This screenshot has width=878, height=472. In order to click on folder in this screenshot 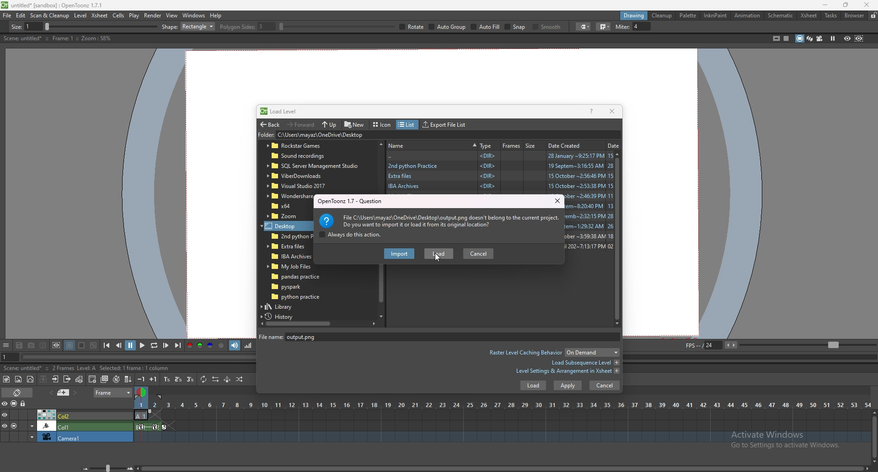, I will do `click(301, 176)`.